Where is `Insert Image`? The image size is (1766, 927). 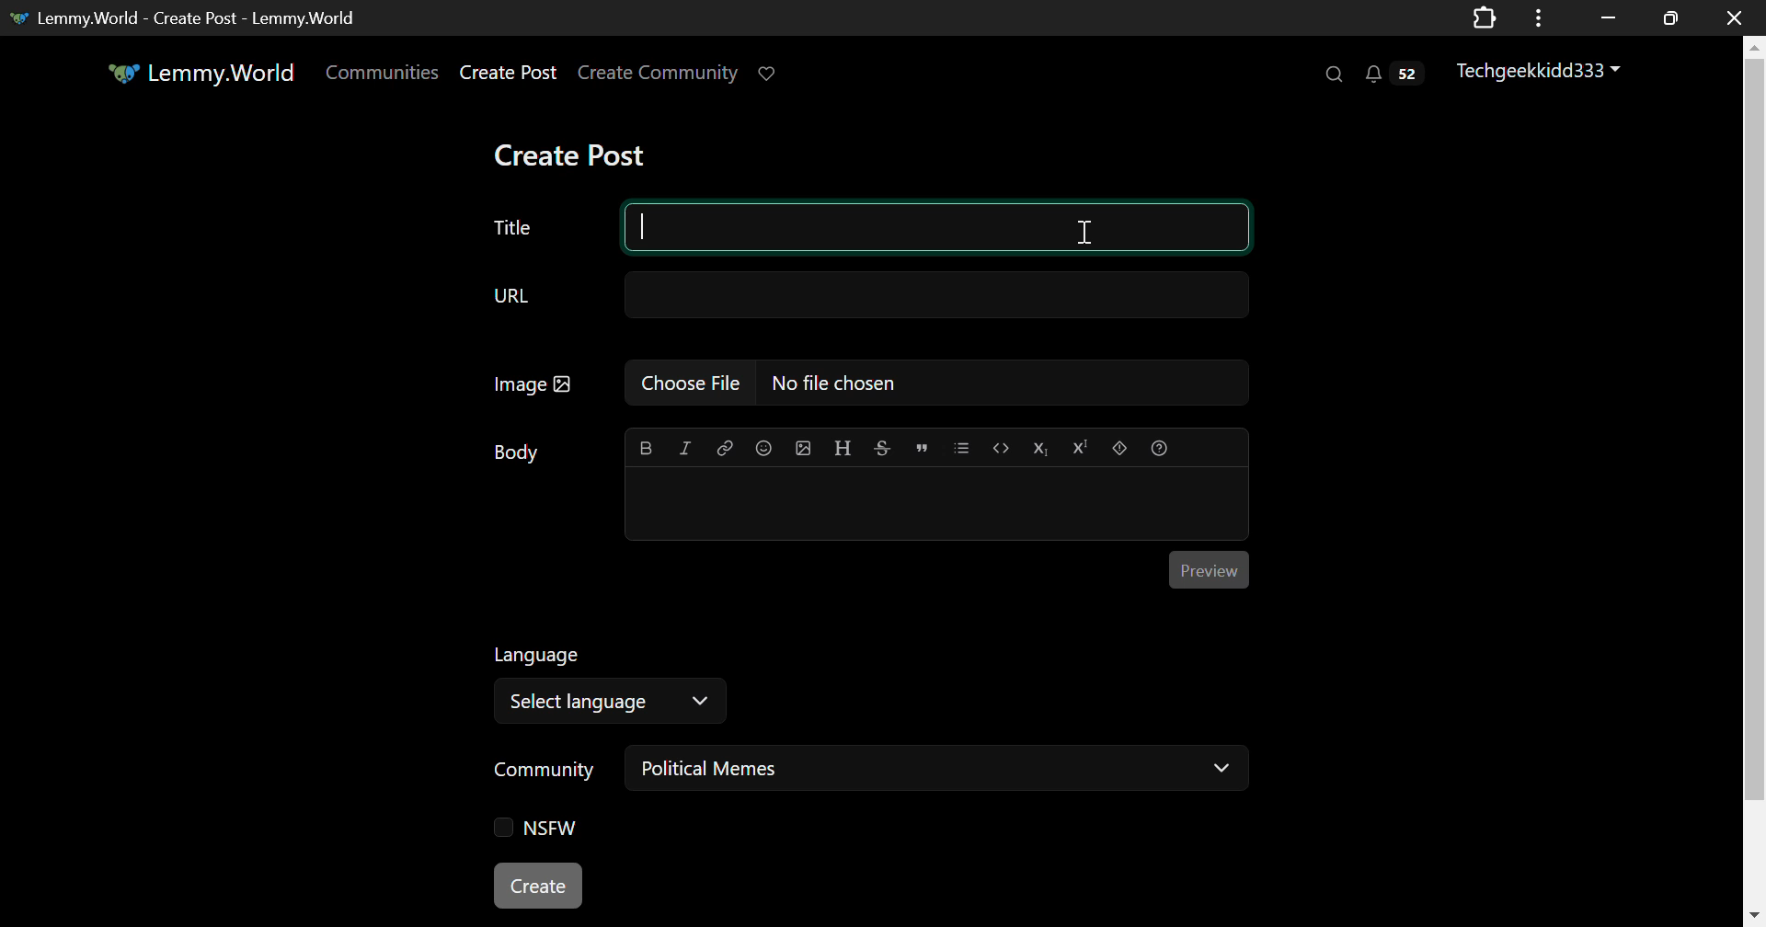 Insert Image is located at coordinates (805, 448).